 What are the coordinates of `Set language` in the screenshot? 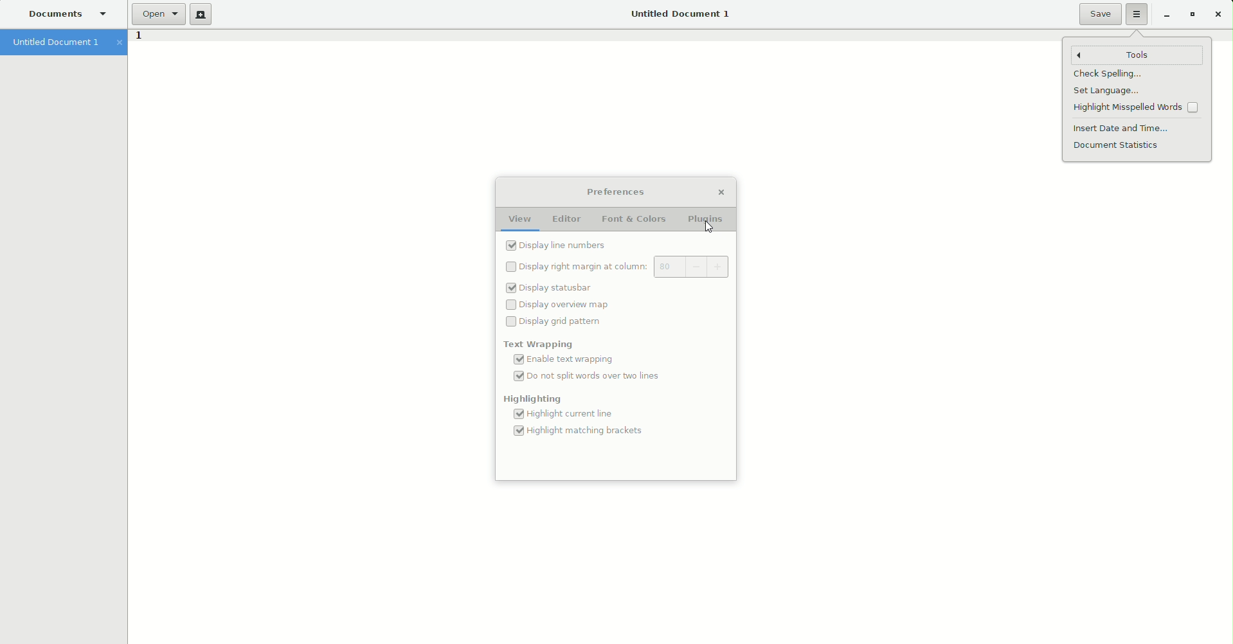 It's located at (1104, 91).